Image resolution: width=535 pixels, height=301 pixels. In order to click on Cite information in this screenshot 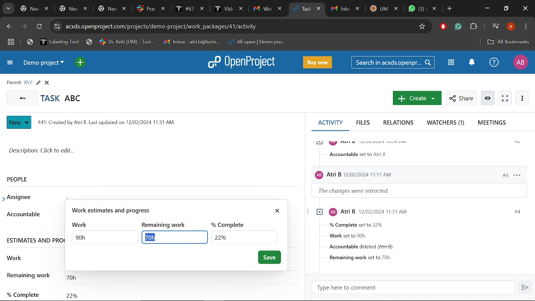, I will do `click(57, 26)`.